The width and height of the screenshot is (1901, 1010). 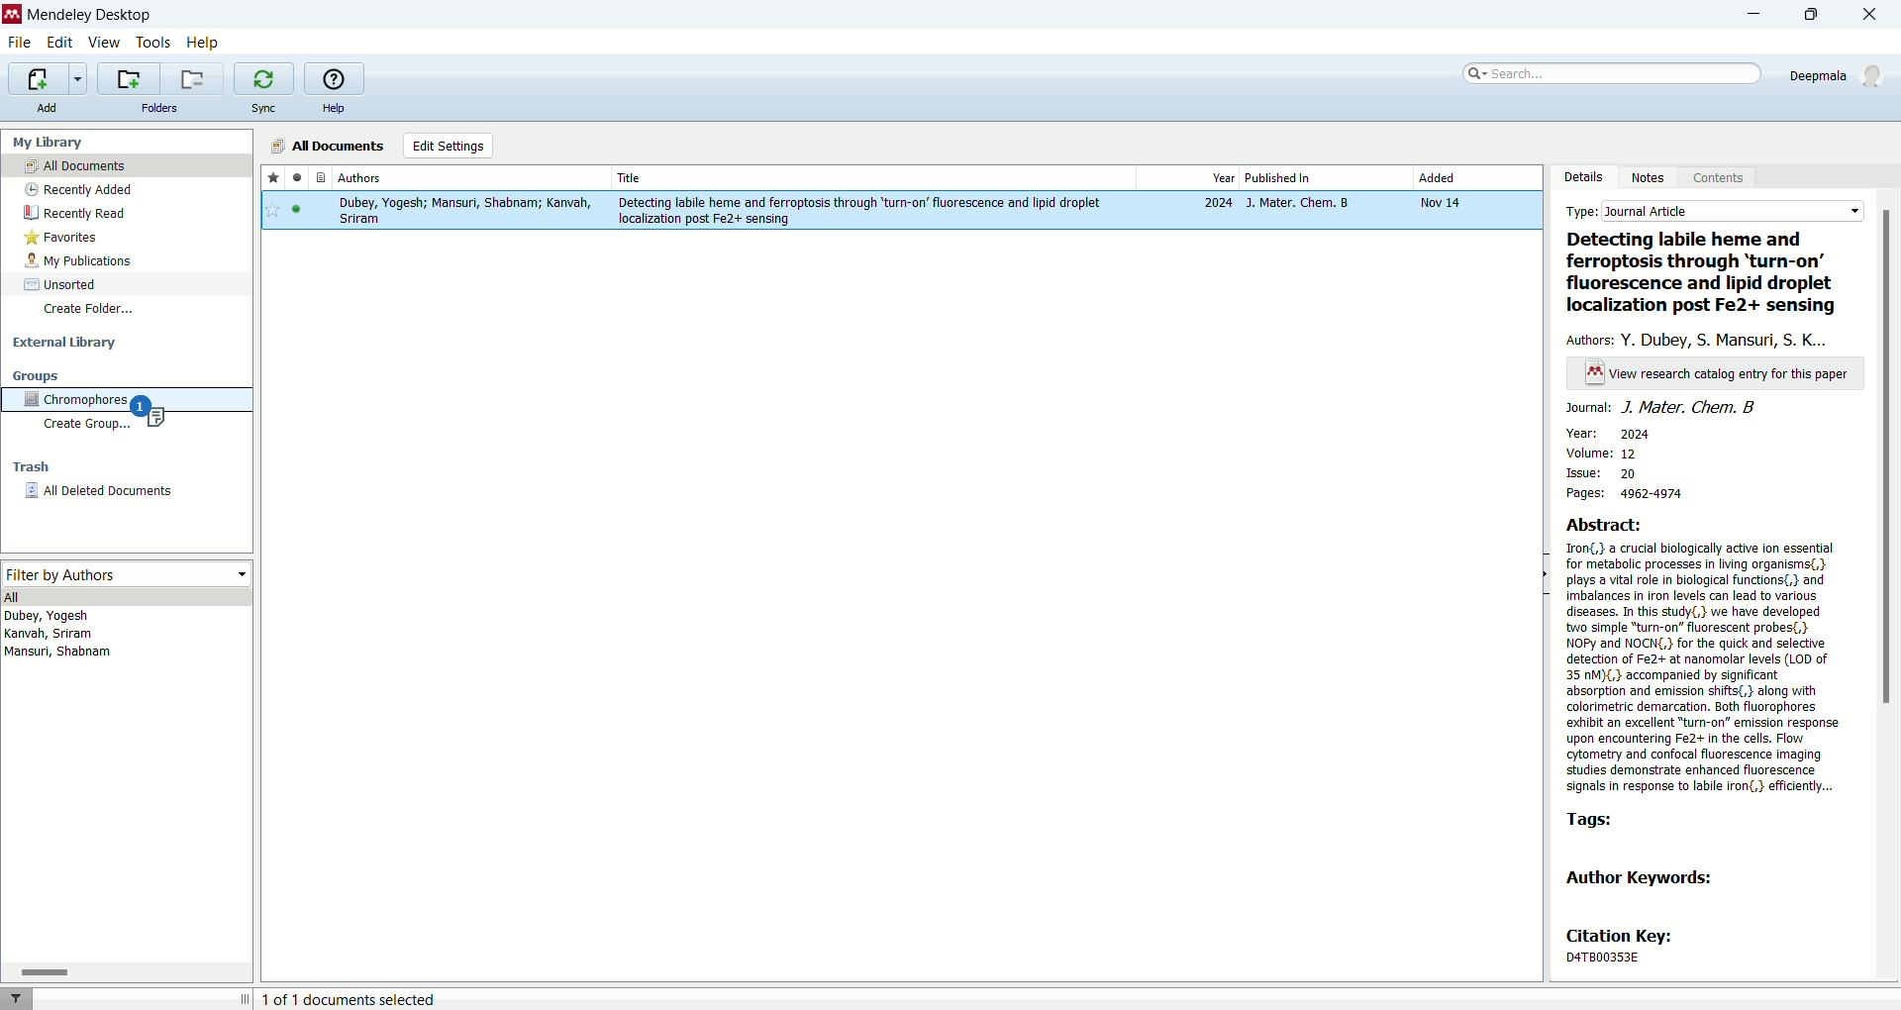 I want to click on my library, so click(x=50, y=143).